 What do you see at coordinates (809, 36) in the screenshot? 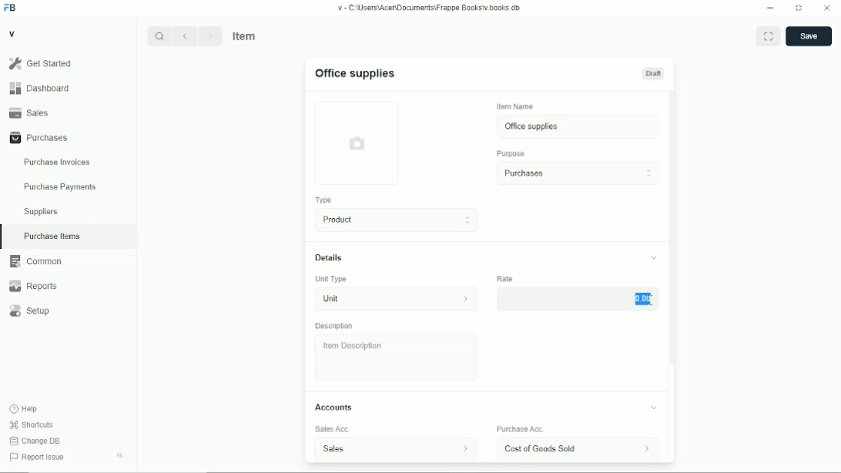
I see `save` at bounding box center [809, 36].